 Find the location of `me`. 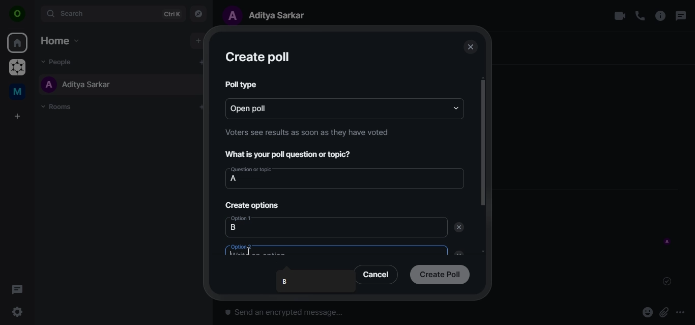

me is located at coordinates (19, 93).